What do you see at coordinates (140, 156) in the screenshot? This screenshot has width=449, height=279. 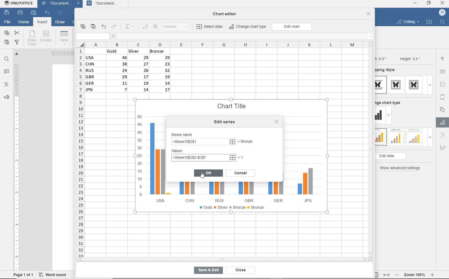 I see `y axis values` at bounding box center [140, 156].